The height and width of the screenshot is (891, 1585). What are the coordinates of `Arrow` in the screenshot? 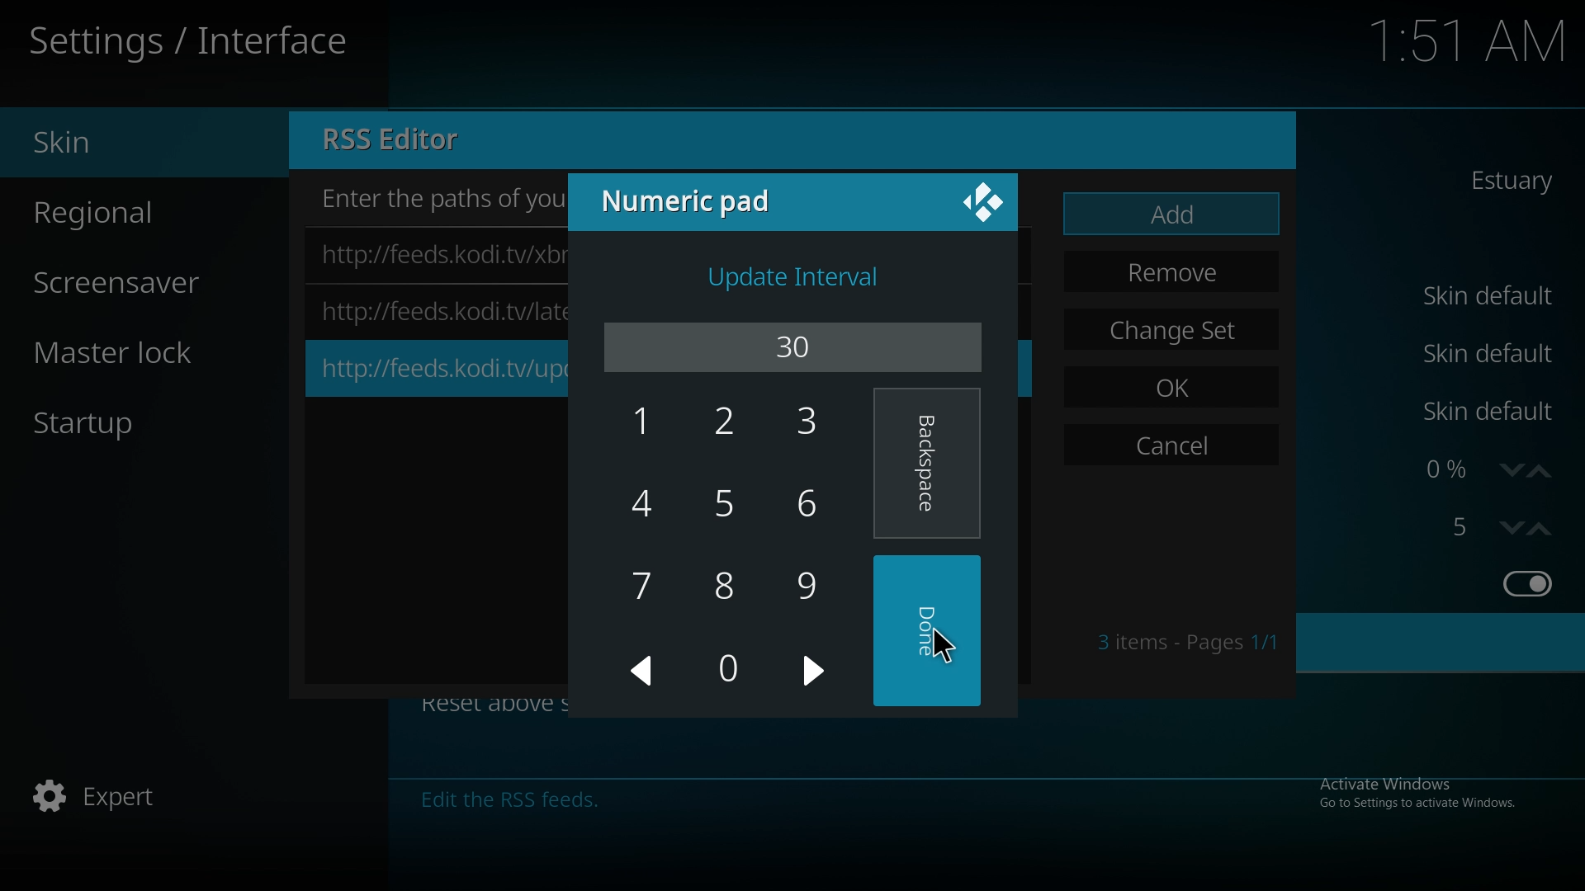 It's located at (811, 673).